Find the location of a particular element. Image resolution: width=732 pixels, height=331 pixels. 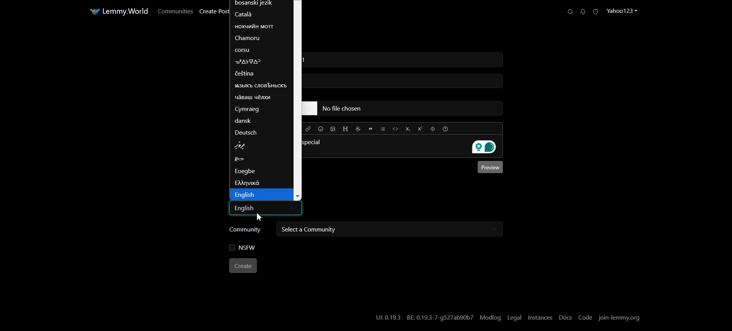

Modlog is located at coordinates (491, 318).